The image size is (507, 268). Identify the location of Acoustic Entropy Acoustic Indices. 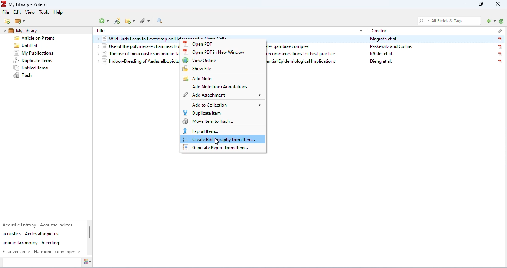
(39, 225).